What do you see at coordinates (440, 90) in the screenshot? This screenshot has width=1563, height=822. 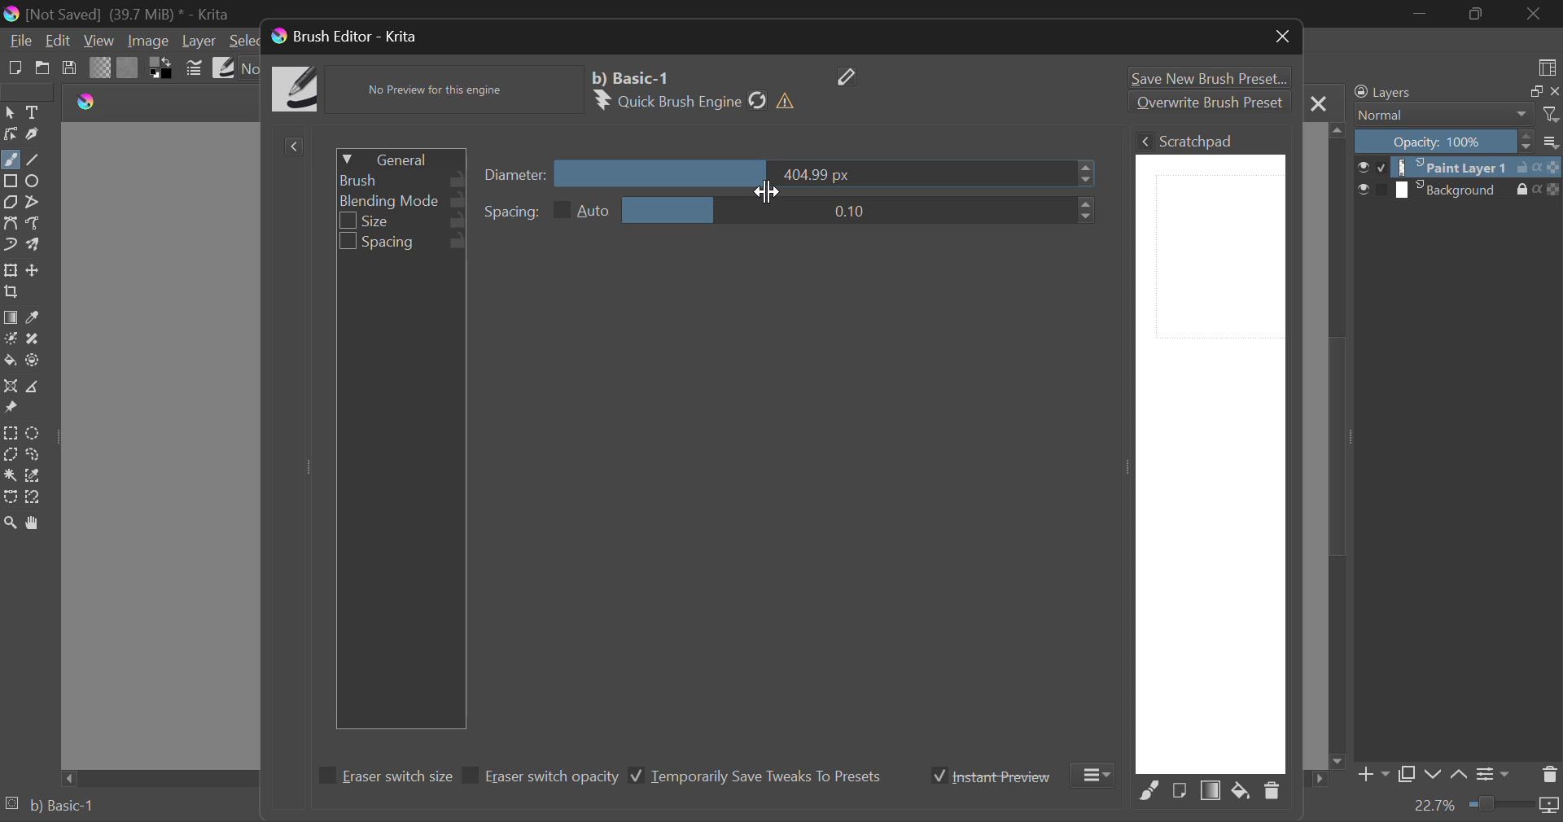 I see `No Preview Available` at bounding box center [440, 90].